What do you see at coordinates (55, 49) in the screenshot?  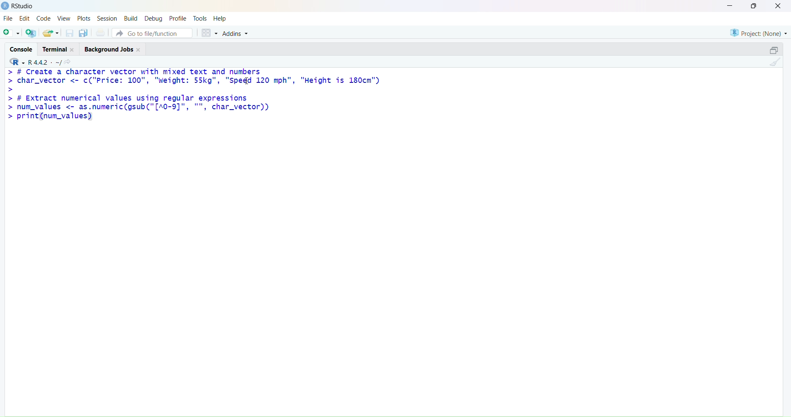 I see `terminal` at bounding box center [55, 49].